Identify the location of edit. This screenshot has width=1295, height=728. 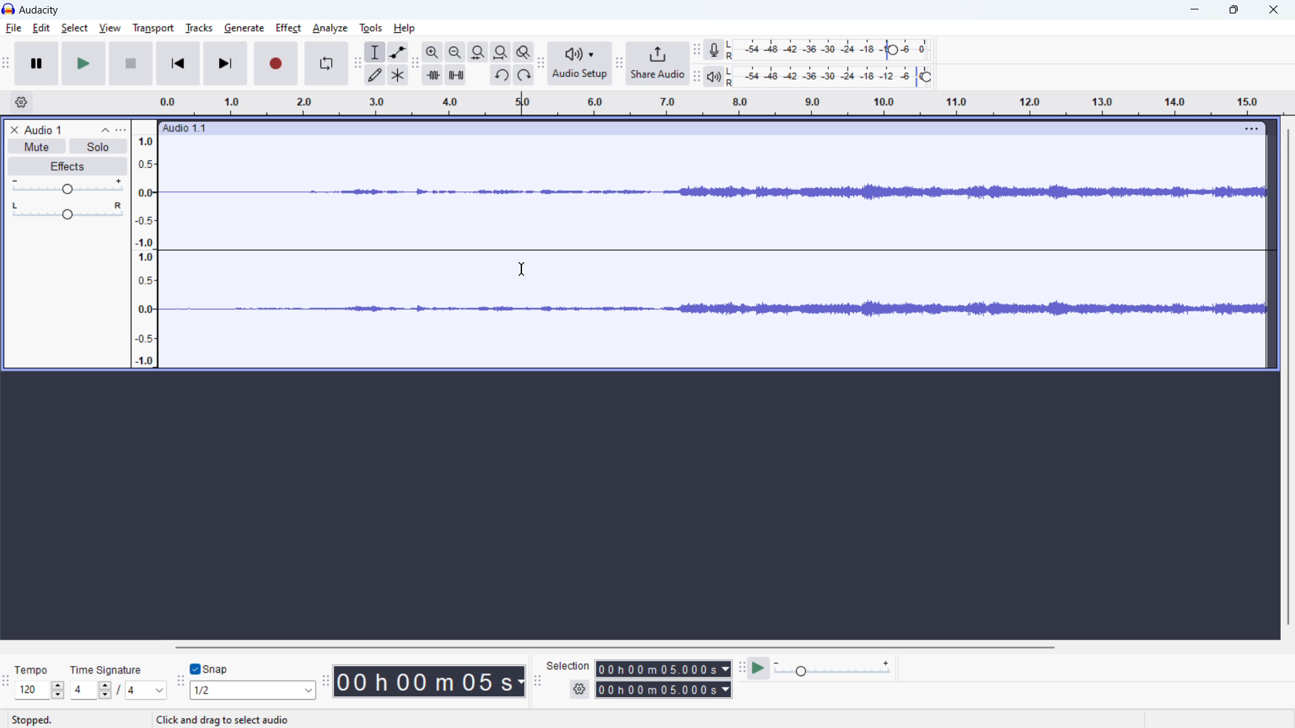
(42, 28).